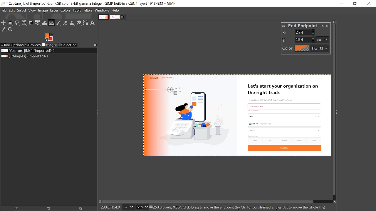  Describe the element at coordinates (342, 4) in the screenshot. I see `Minimize` at that location.